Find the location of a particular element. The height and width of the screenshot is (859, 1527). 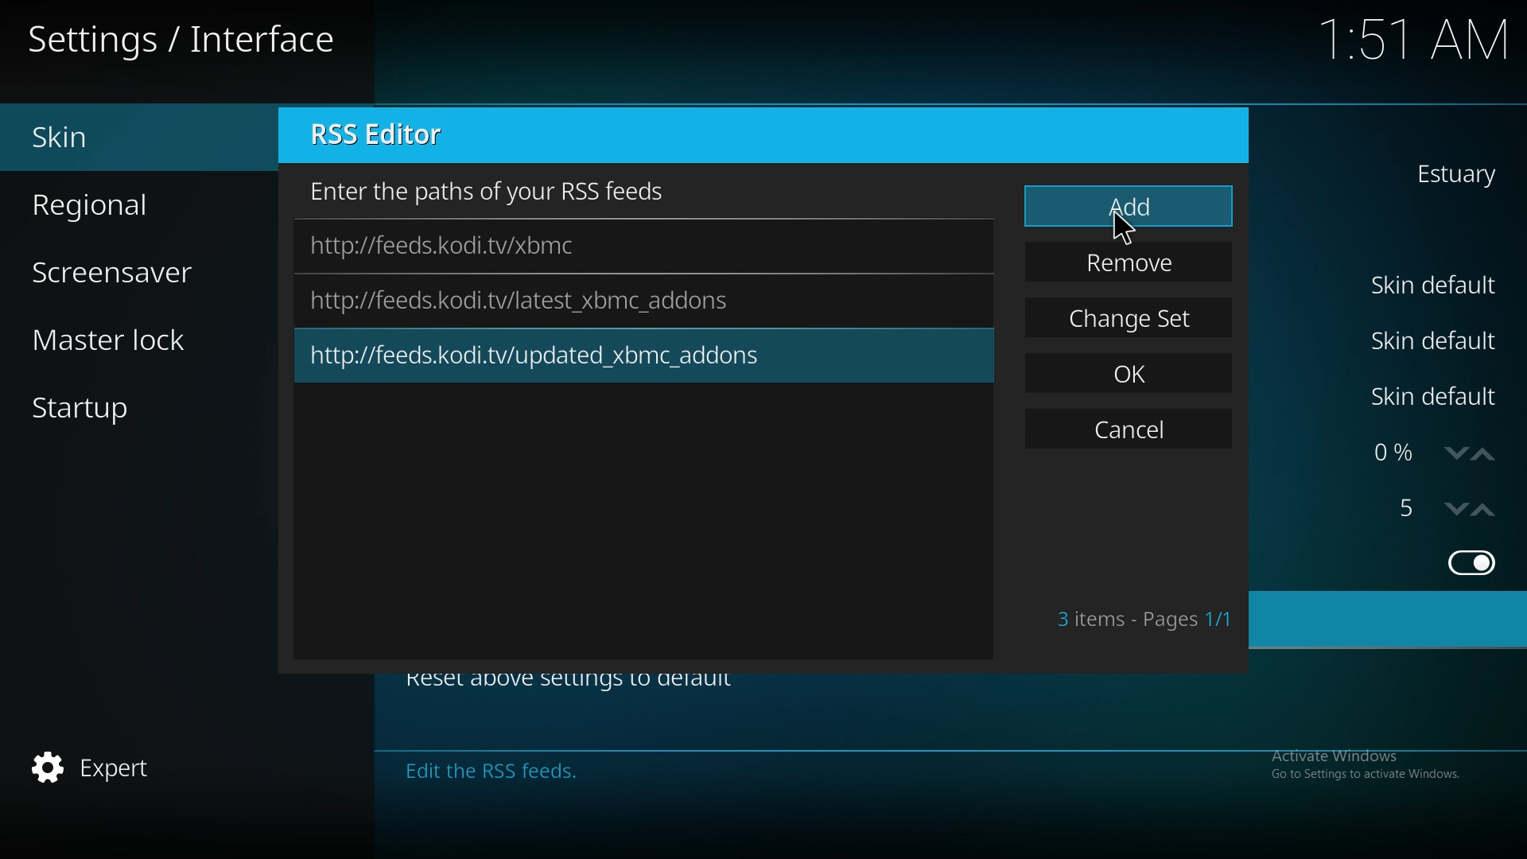

skin default is located at coordinates (1435, 339).